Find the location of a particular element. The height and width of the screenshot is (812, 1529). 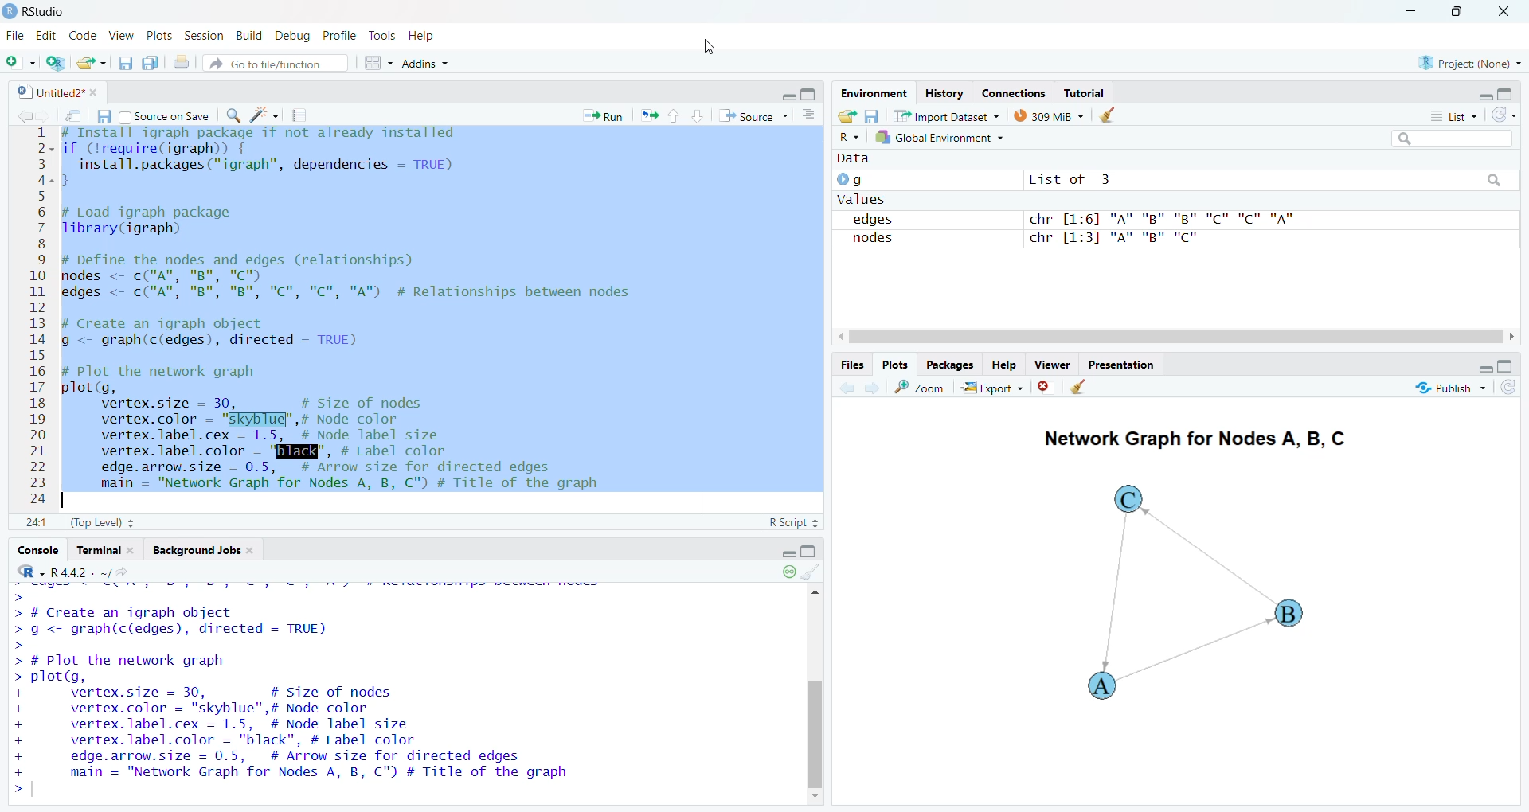

scroll bar is located at coordinates (1175, 334).